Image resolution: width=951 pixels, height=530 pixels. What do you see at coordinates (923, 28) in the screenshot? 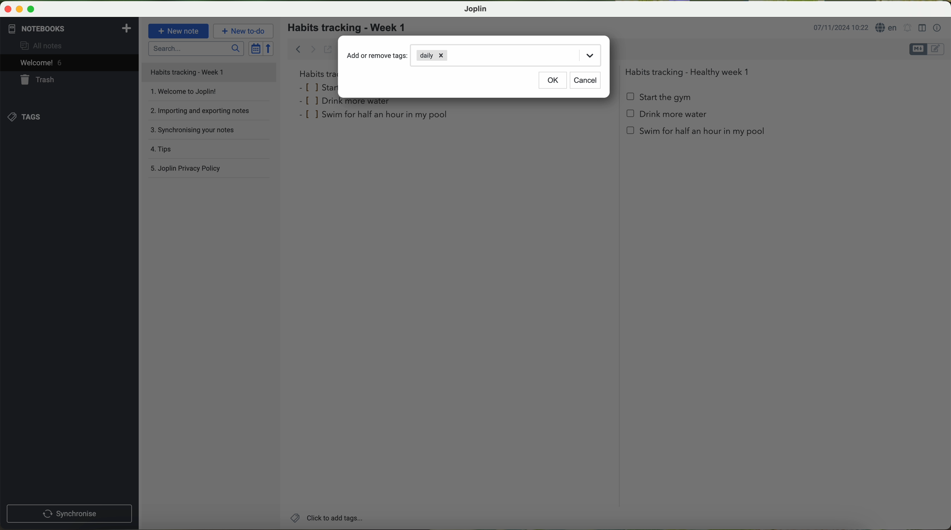
I see `toggle editor layout` at bounding box center [923, 28].